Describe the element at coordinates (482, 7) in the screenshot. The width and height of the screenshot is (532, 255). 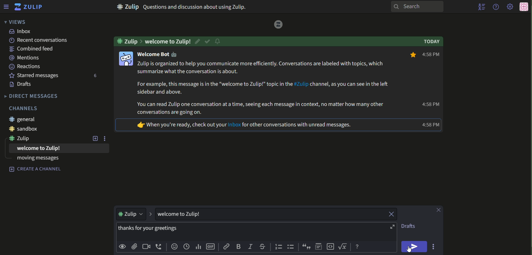
I see `user list` at that location.